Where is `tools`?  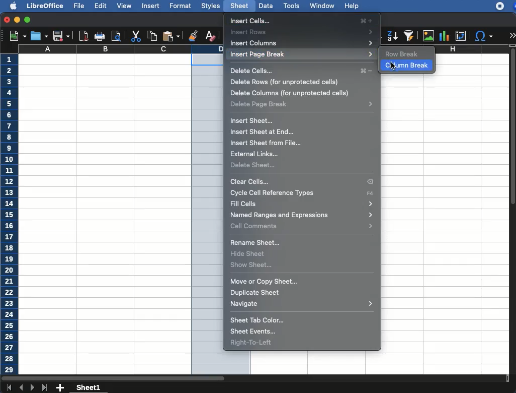
tools is located at coordinates (291, 5).